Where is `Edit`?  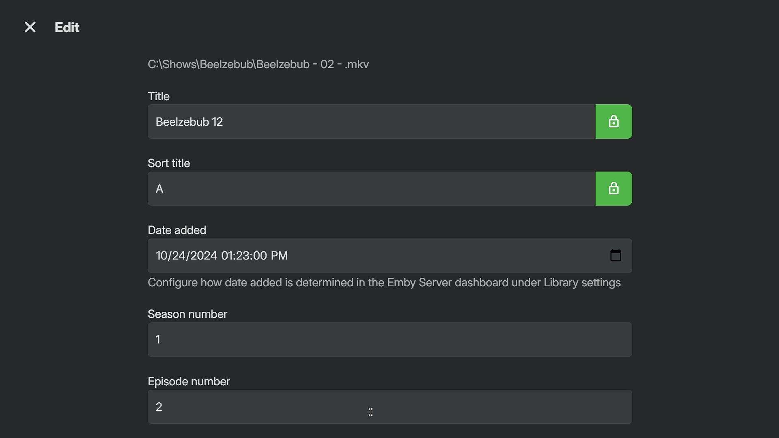
Edit is located at coordinates (71, 29).